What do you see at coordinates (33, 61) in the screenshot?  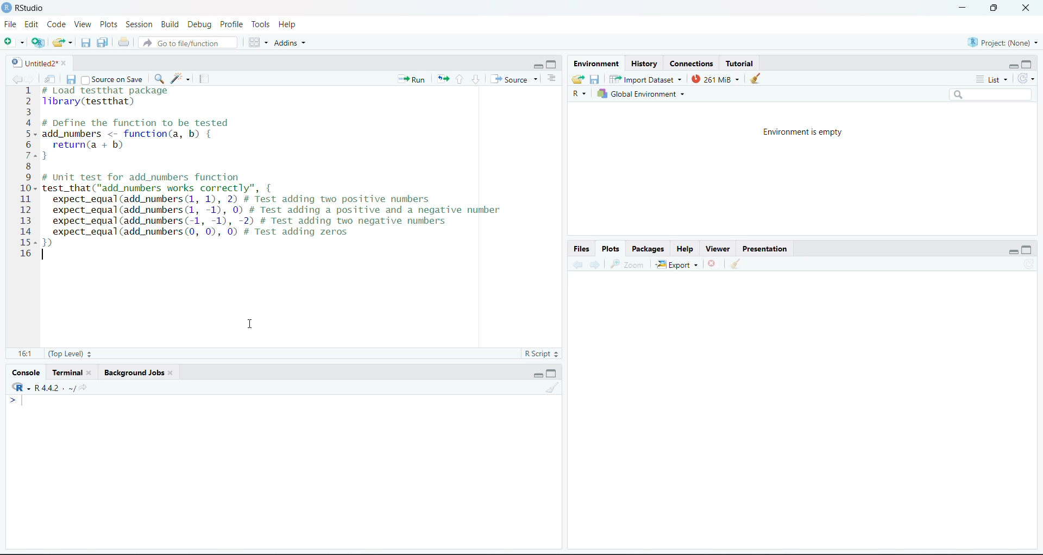 I see `Untitled2*` at bounding box center [33, 61].